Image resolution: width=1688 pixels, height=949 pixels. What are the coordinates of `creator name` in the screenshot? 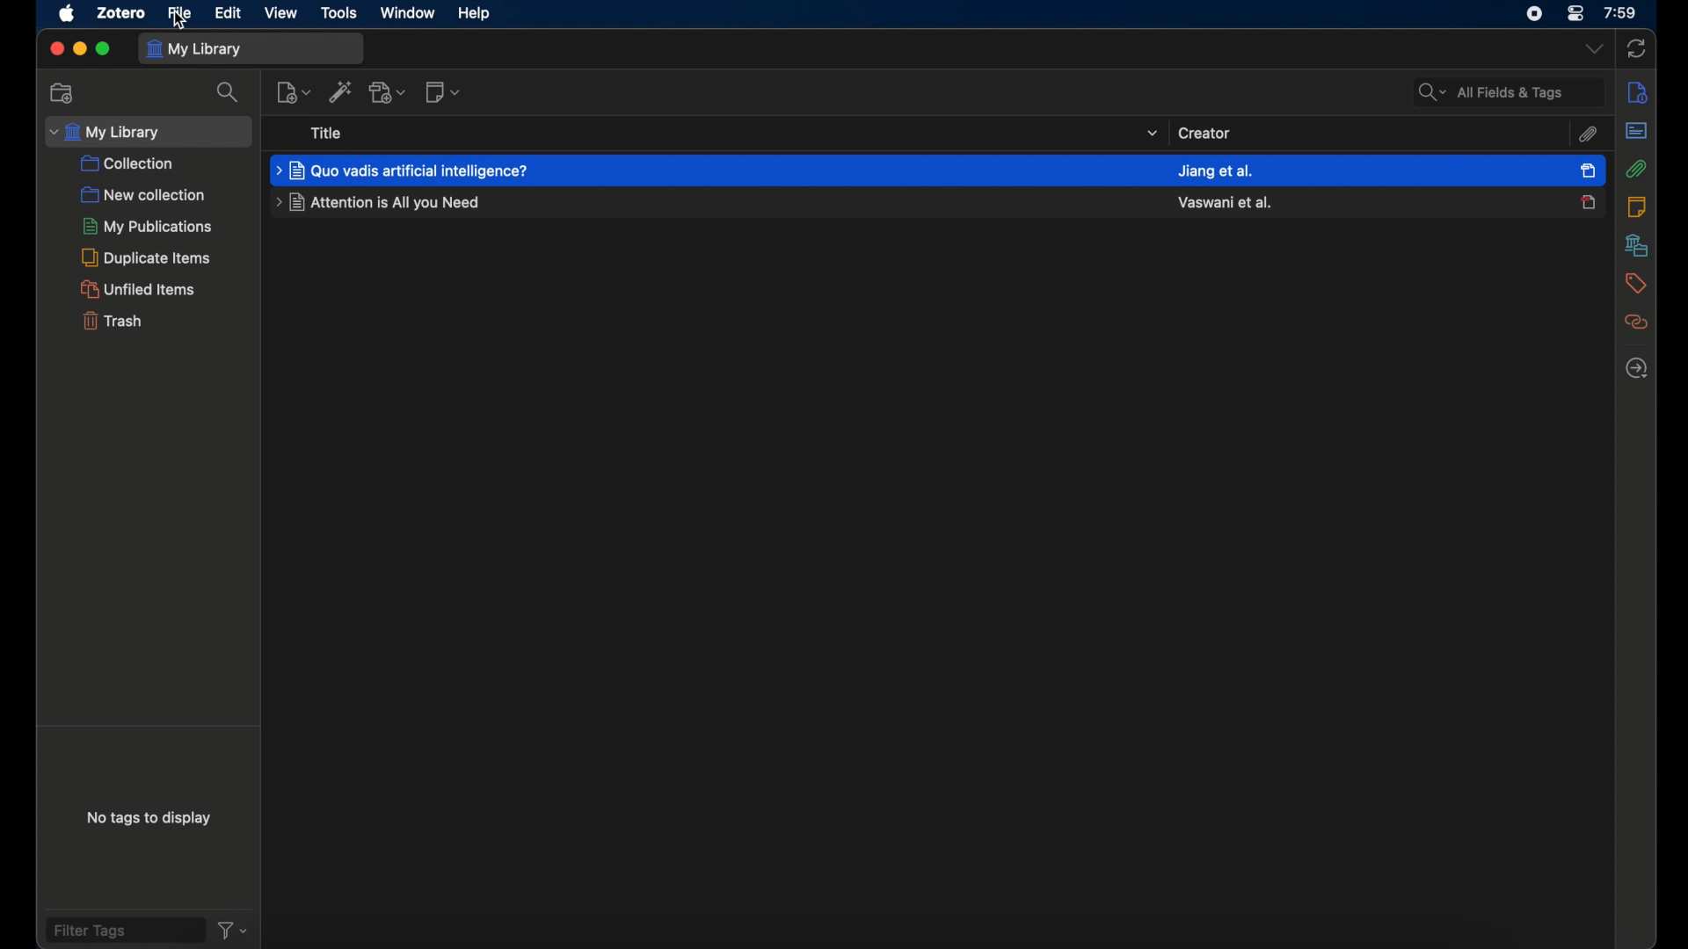 It's located at (1215, 171).